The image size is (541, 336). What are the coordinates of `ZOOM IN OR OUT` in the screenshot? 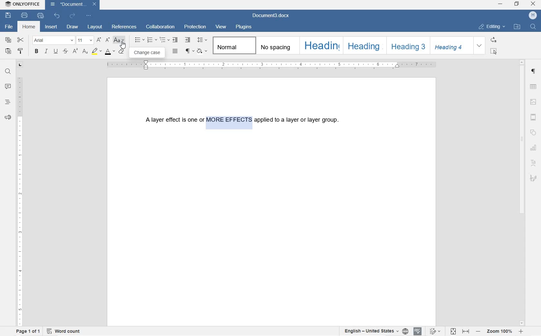 It's located at (500, 332).